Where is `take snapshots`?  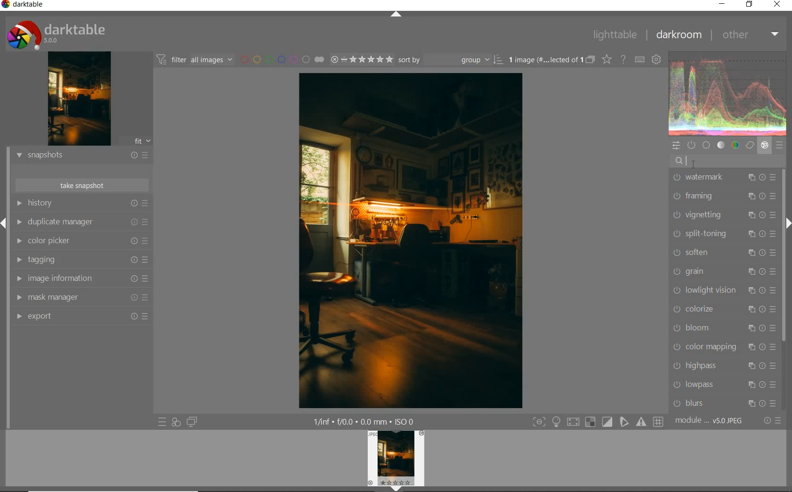 take snapshots is located at coordinates (82, 185).